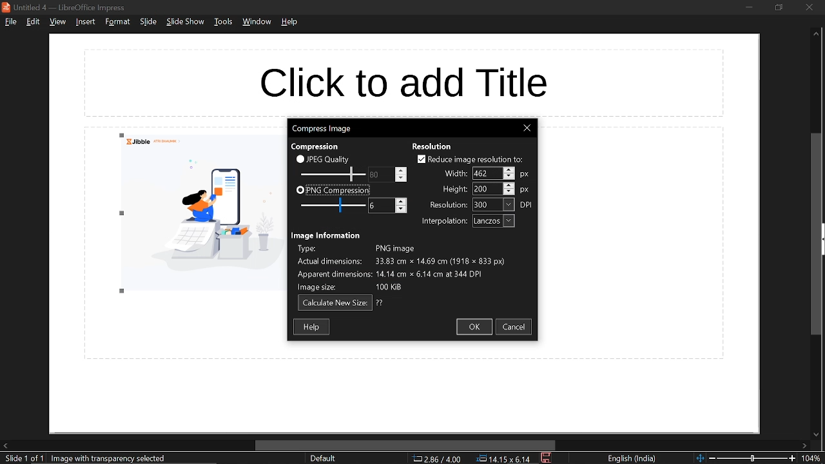  What do you see at coordinates (401, 170) in the screenshot?
I see `increase jpeg quality` at bounding box center [401, 170].